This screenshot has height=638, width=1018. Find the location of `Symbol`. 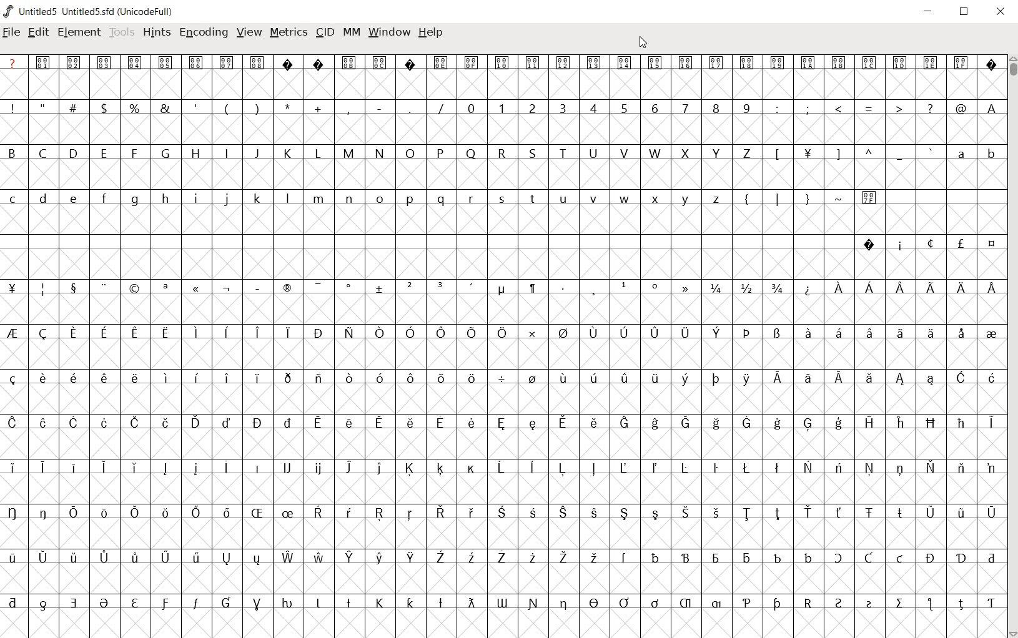

Symbol is located at coordinates (747, 334).